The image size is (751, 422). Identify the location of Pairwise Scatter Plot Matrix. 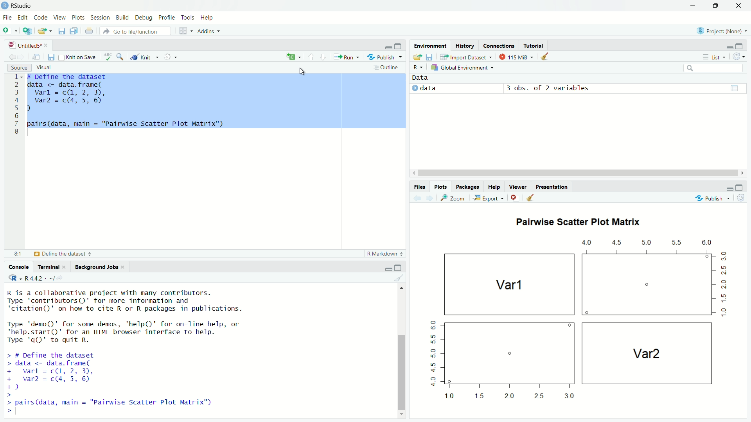
(582, 223).